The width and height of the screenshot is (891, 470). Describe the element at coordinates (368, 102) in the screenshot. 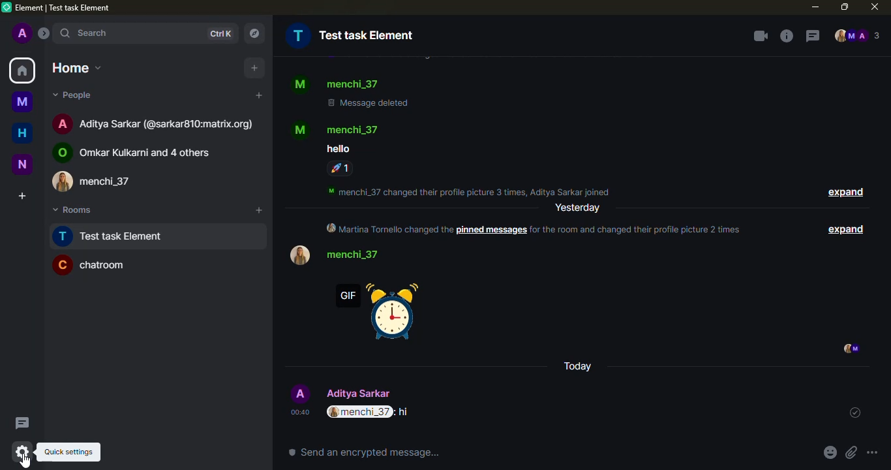

I see `message deleted` at that location.